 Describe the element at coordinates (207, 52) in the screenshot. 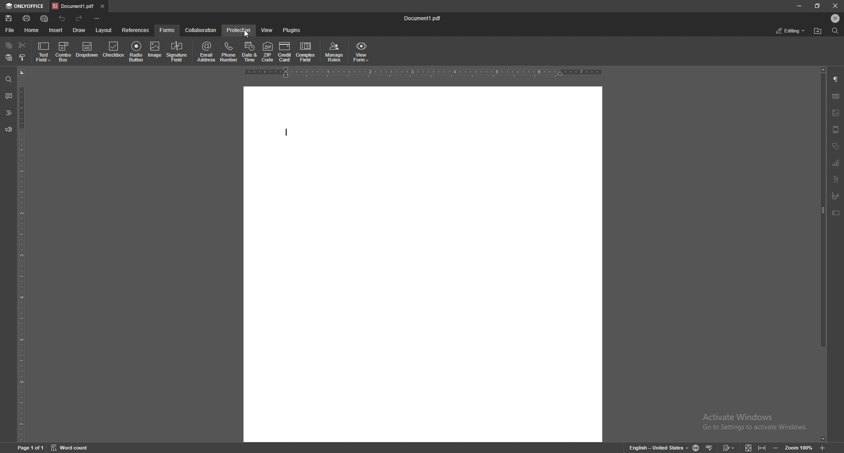

I see `email address` at that location.